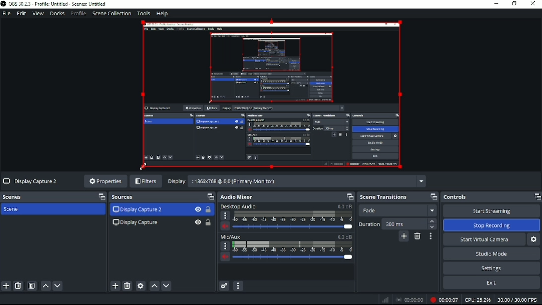  Describe the element at coordinates (210, 197) in the screenshot. I see `Maximize` at that location.